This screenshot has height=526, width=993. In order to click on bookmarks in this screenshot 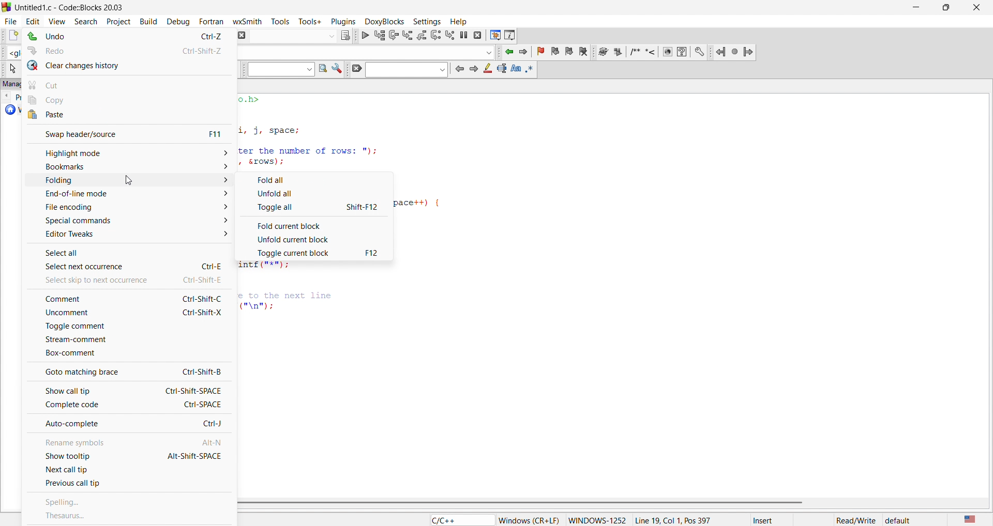, I will do `click(126, 166)`.